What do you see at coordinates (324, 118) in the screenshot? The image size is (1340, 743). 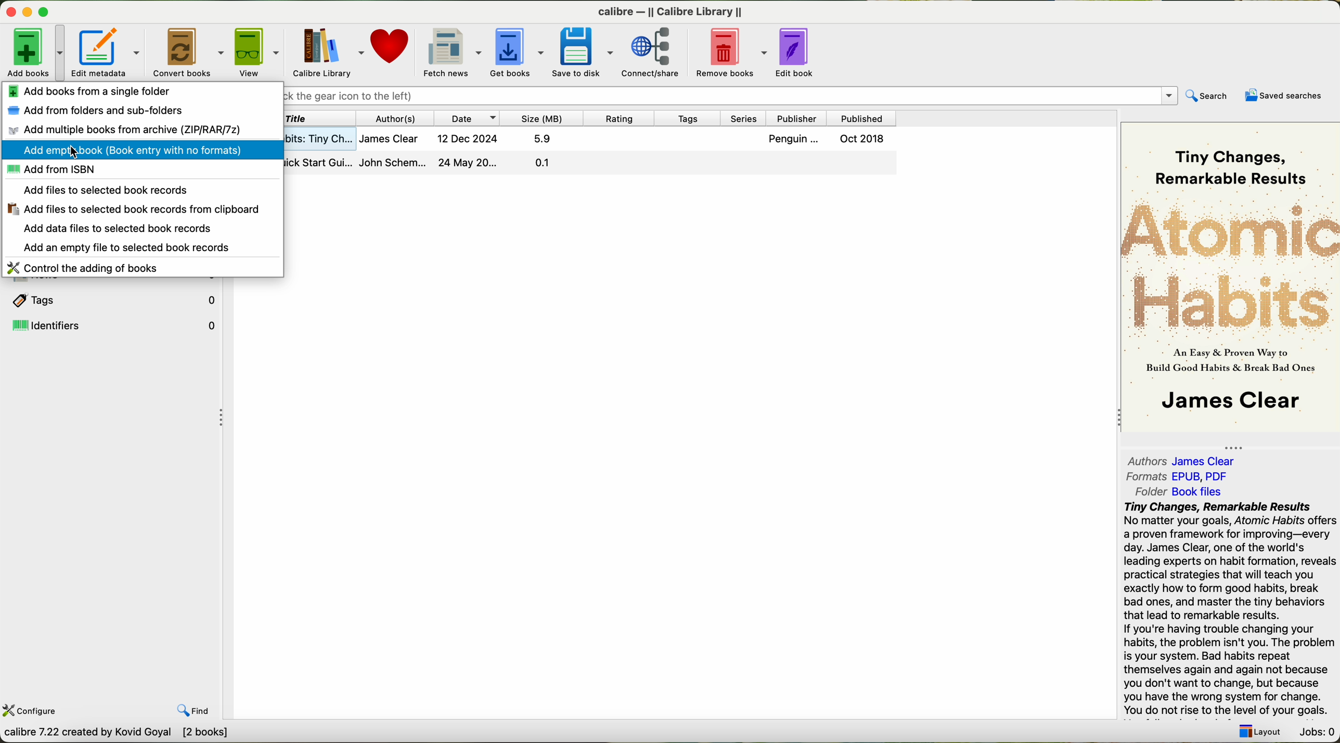 I see `title` at bounding box center [324, 118].